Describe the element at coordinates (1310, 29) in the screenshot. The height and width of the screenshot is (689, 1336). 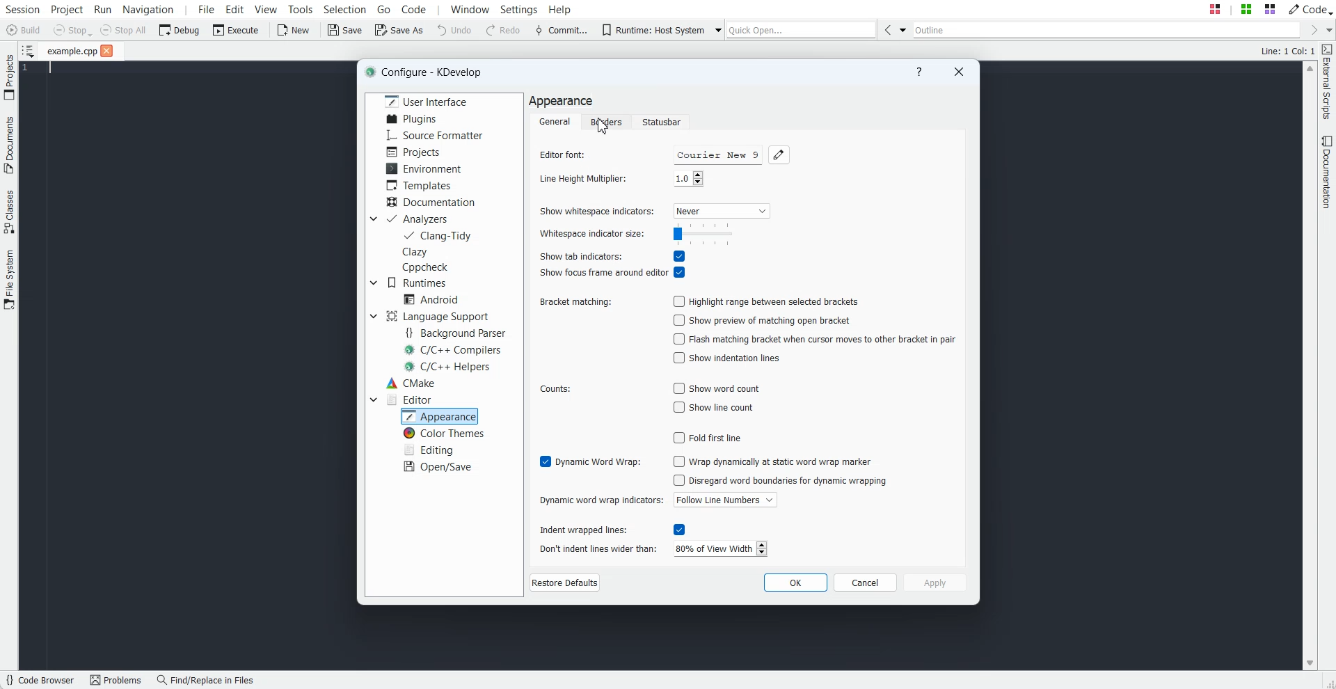
I see `Go Forward` at that location.